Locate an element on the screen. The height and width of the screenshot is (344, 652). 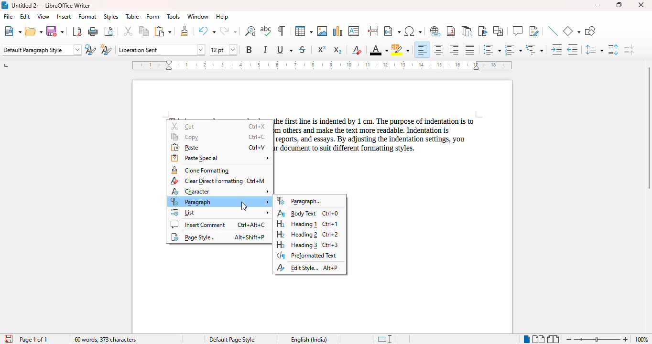
copy is located at coordinates (144, 31).